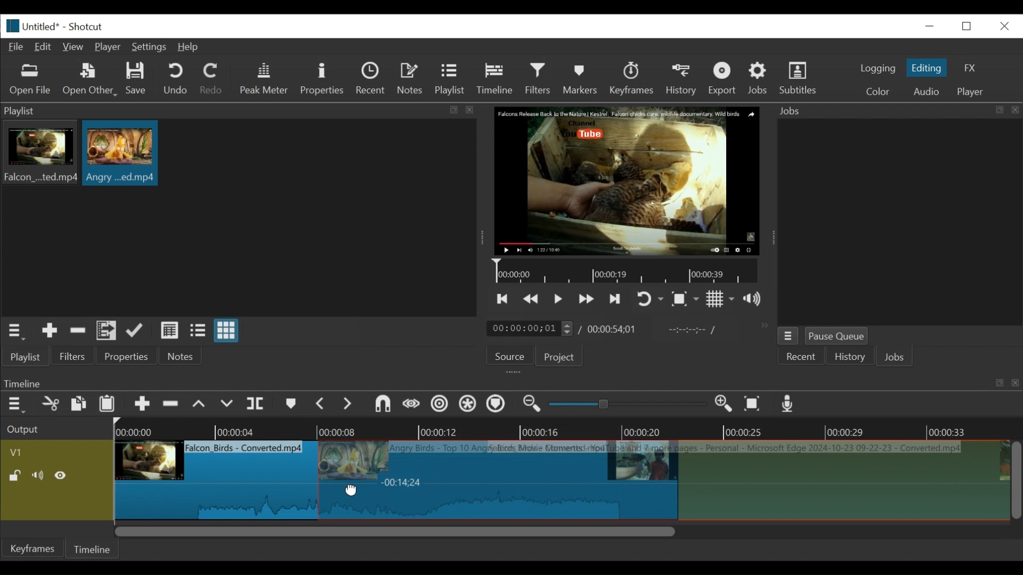 The width and height of the screenshot is (1023, 575). Describe the element at coordinates (48, 332) in the screenshot. I see `Add the source to the playlist` at that location.